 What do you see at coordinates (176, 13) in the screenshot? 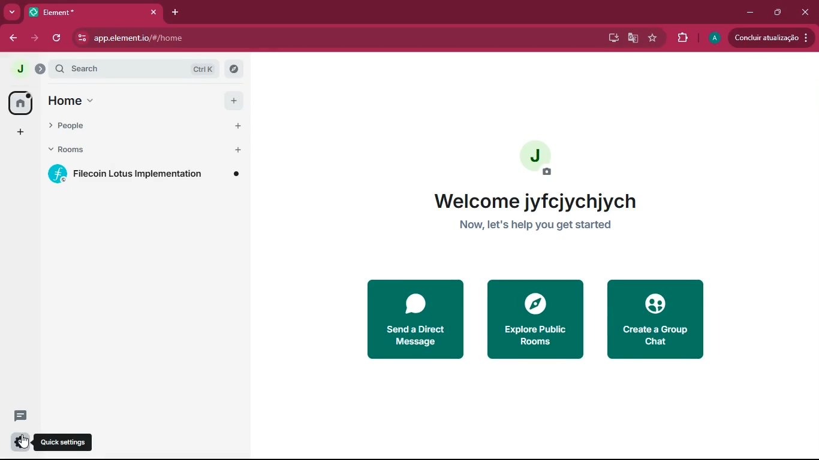
I see `add tab` at bounding box center [176, 13].